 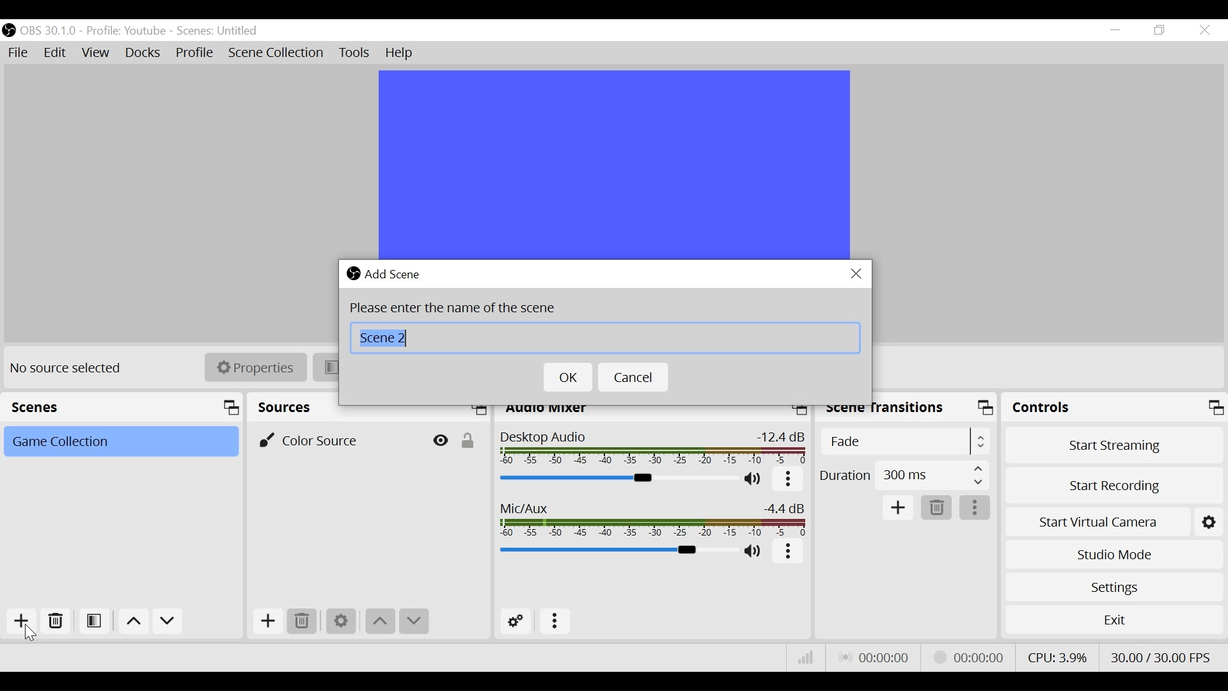 What do you see at coordinates (143, 54) in the screenshot?
I see `Docks` at bounding box center [143, 54].